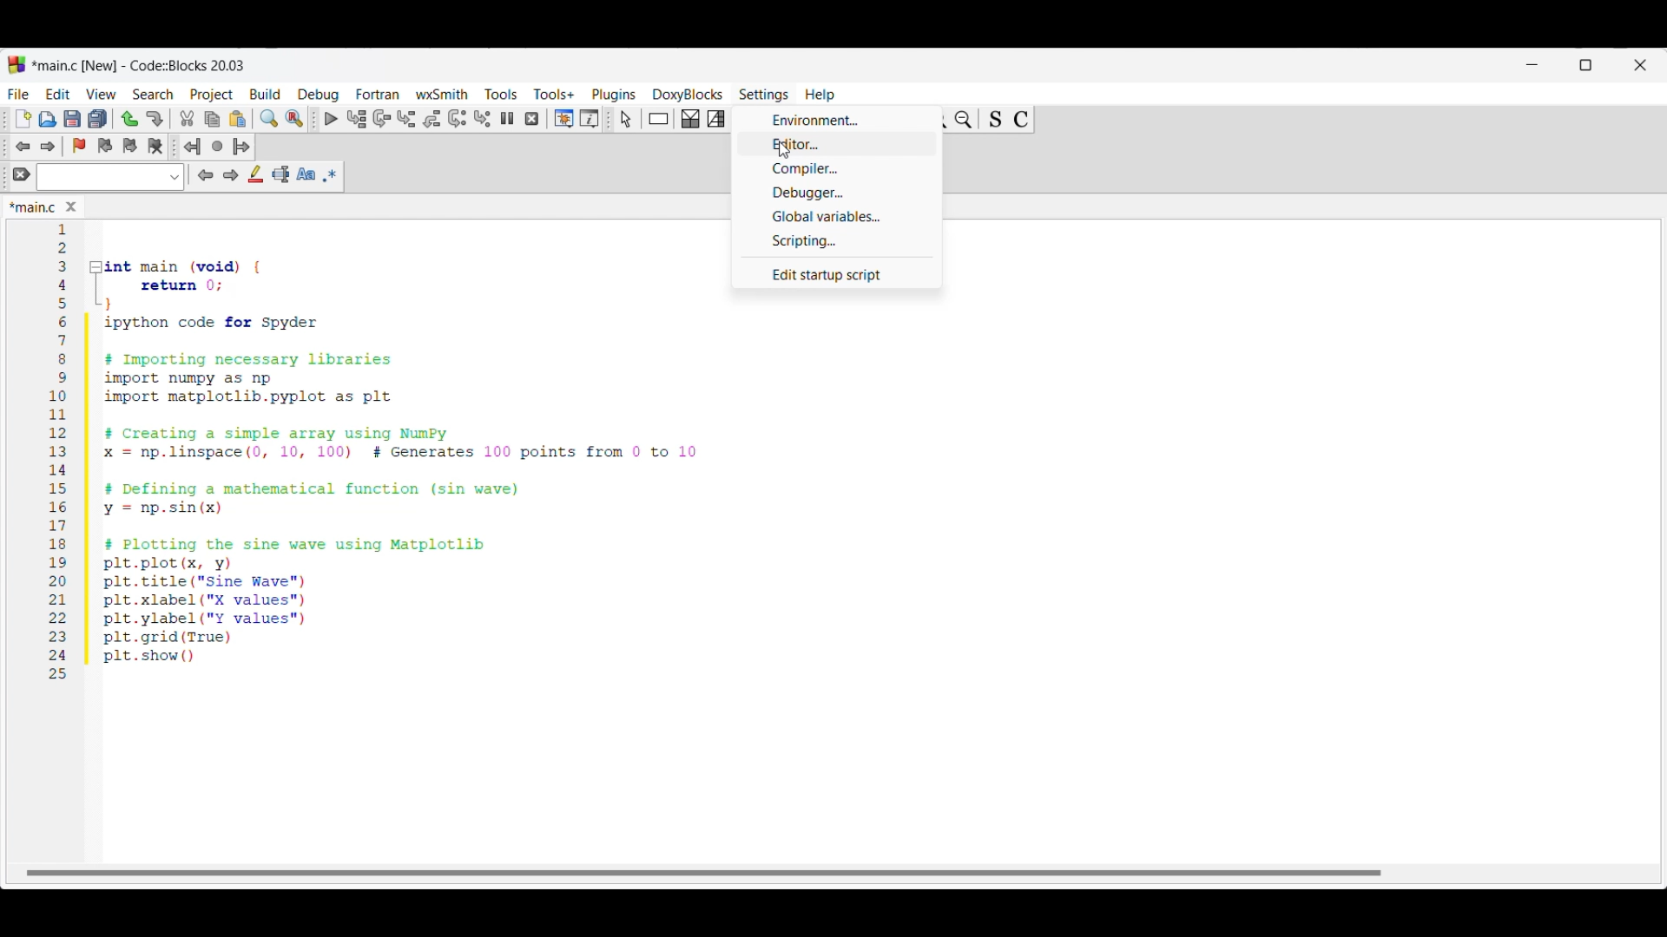 Image resolution: width=1667 pixels, height=937 pixels. What do you see at coordinates (153, 95) in the screenshot?
I see `Search menu` at bounding box center [153, 95].